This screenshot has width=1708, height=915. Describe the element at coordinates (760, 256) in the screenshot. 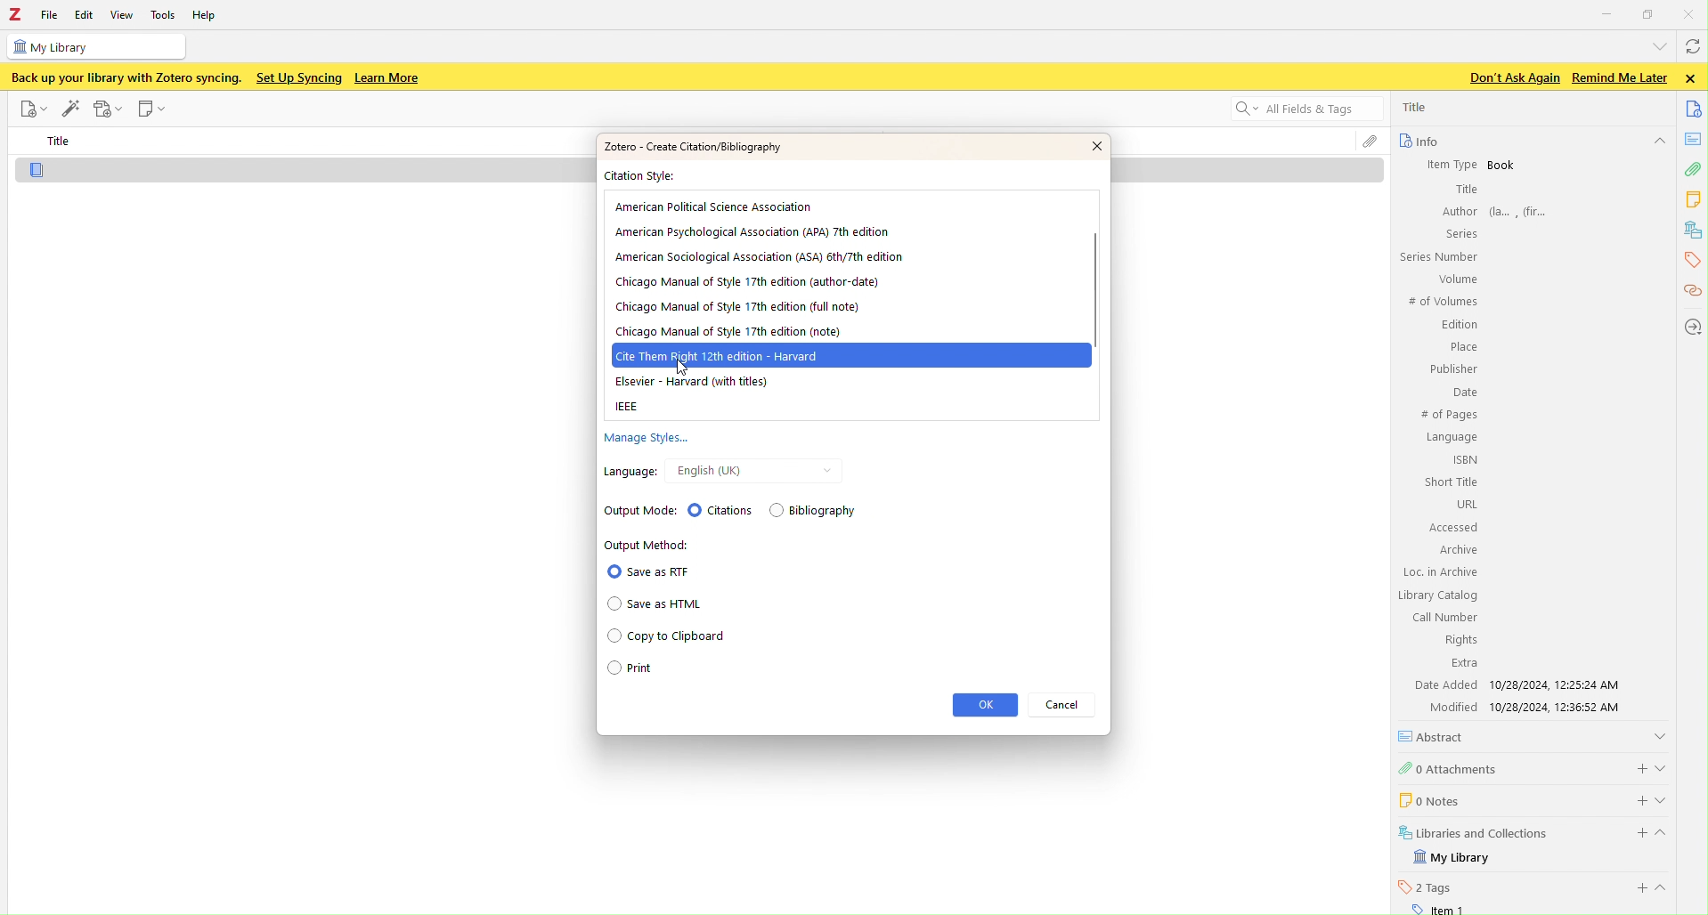

I see `American Sociological Association (ASA) 6th/7th edition` at that location.